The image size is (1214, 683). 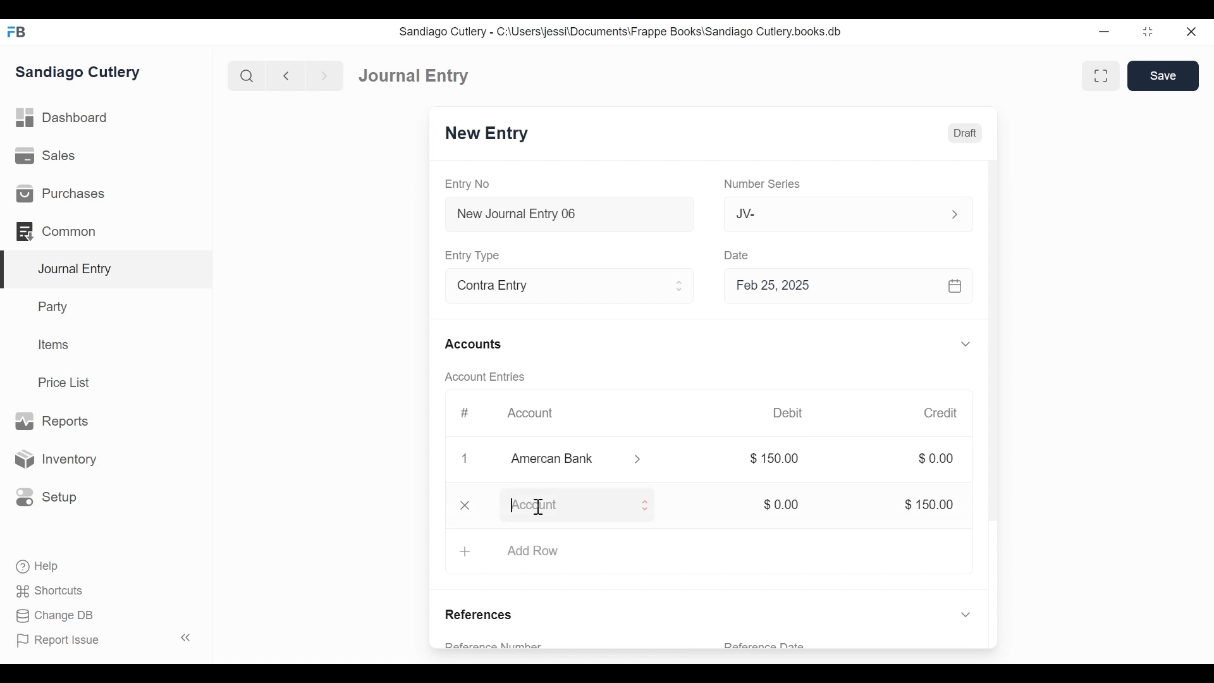 What do you see at coordinates (465, 504) in the screenshot?
I see `close` at bounding box center [465, 504].